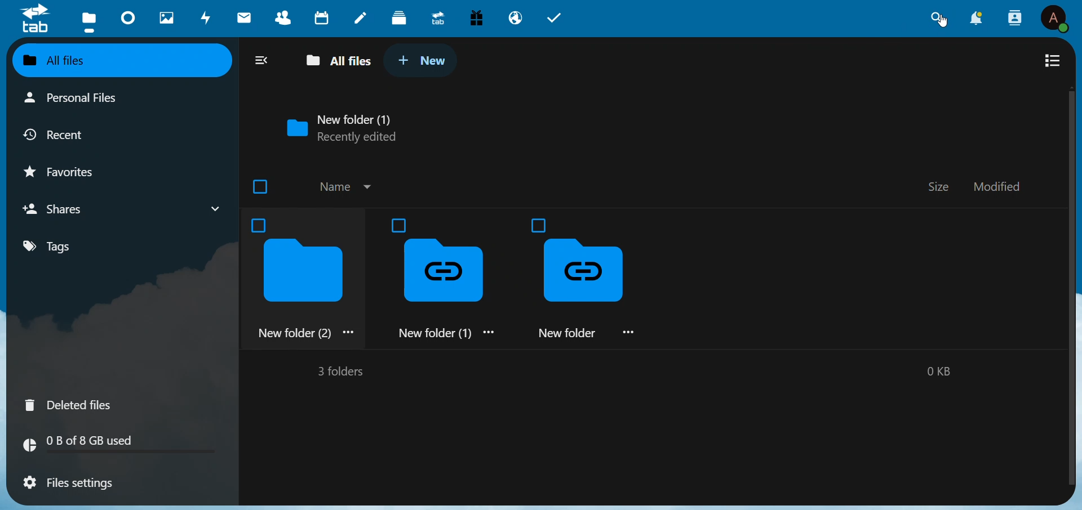 Image resolution: width=1082 pixels, height=510 pixels. Describe the element at coordinates (76, 404) in the screenshot. I see `deleted files` at that location.